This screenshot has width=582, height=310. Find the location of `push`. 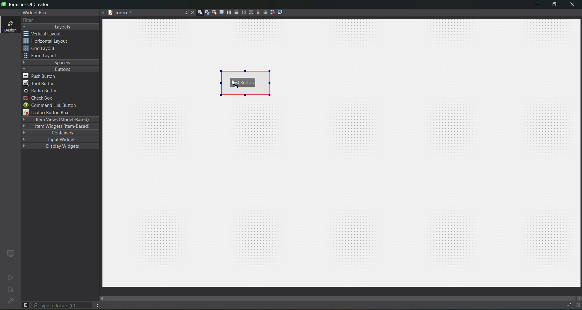

push is located at coordinates (42, 76).